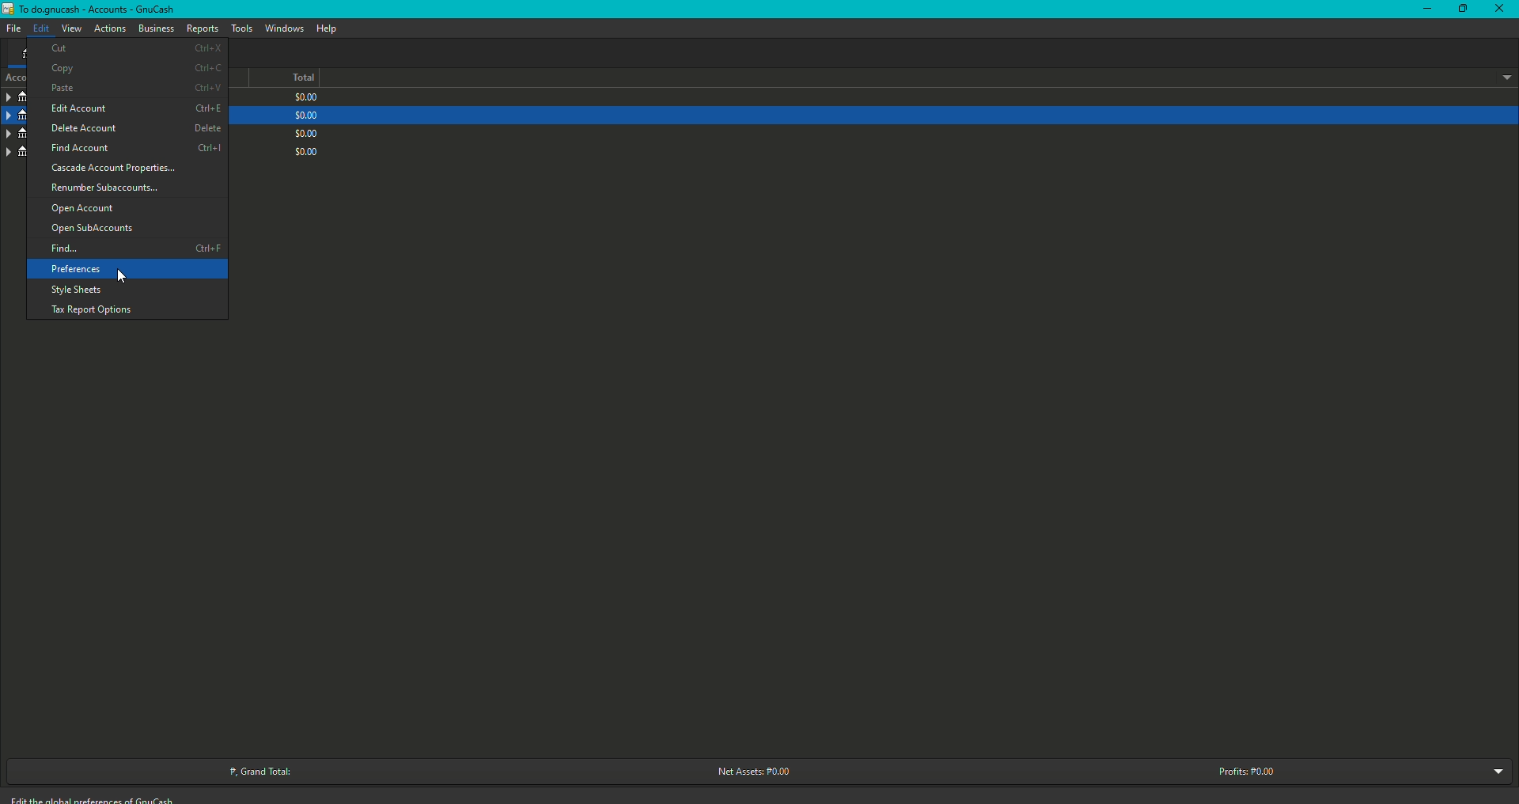  I want to click on Actions, so click(109, 29).